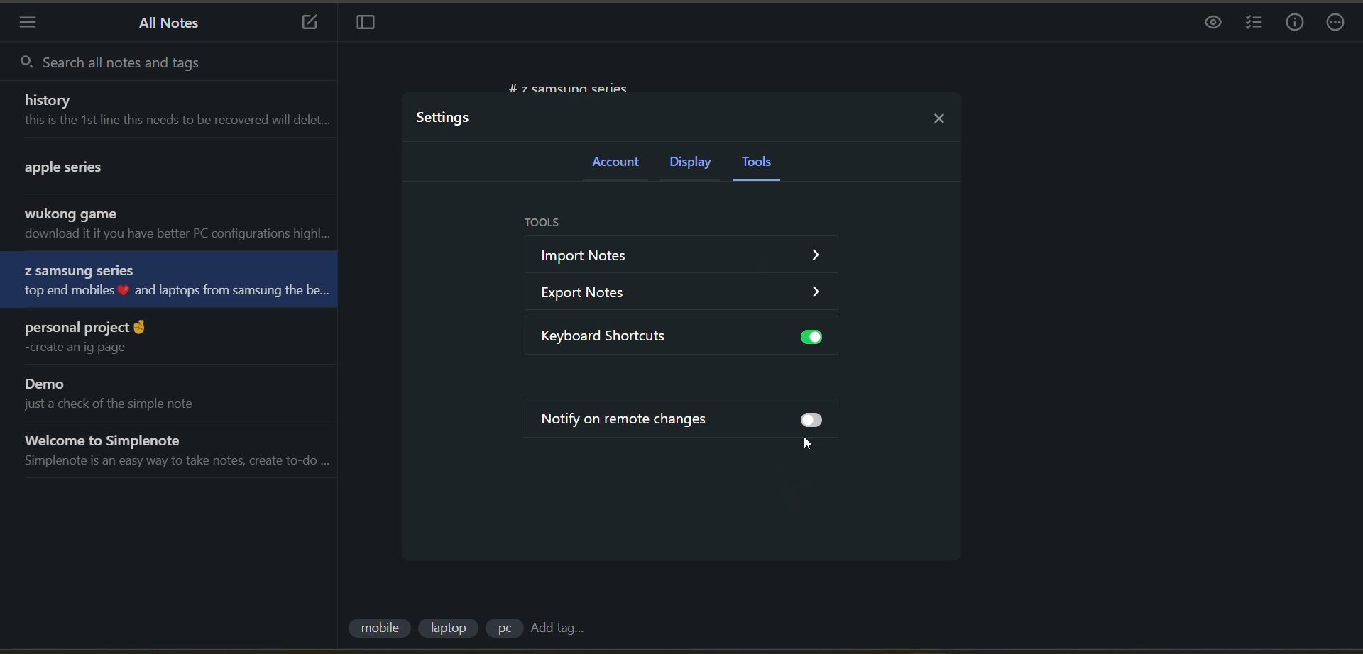 Image resolution: width=1363 pixels, height=654 pixels. What do you see at coordinates (310, 23) in the screenshot?
I see `new note` at bounding box center [310, 23].